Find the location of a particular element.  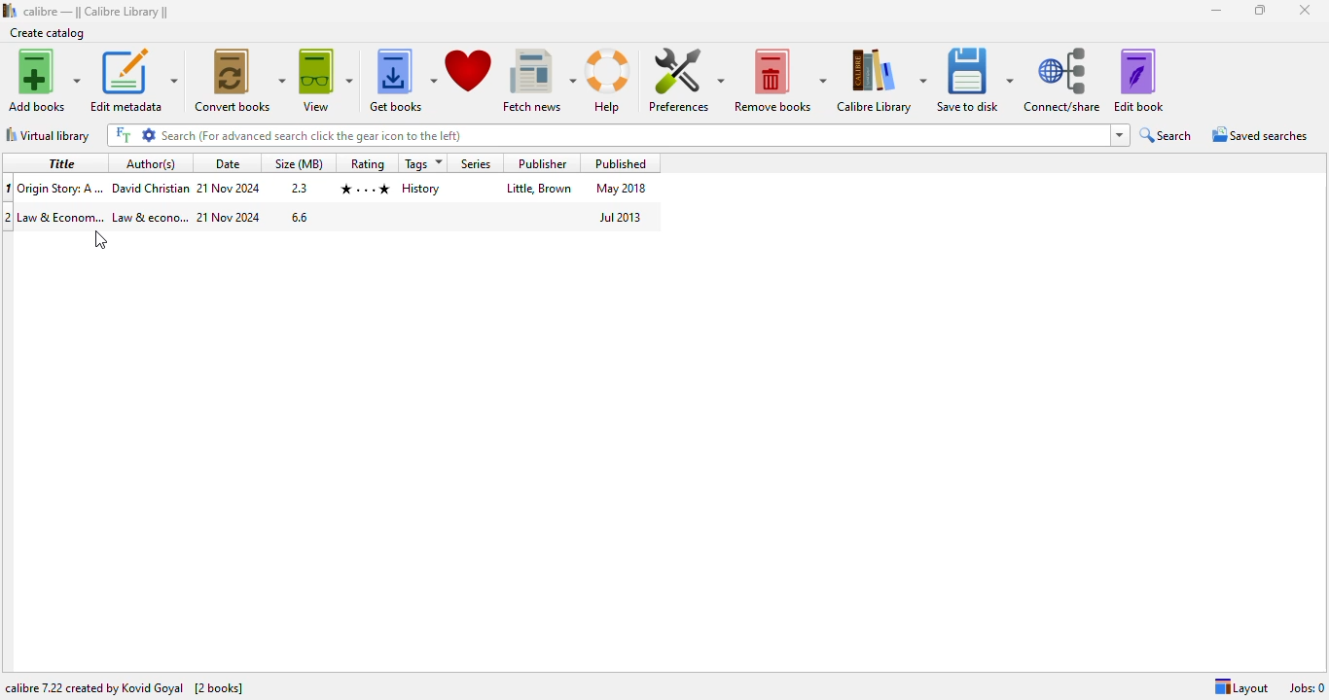

Author is located at coordinates (150, 186).